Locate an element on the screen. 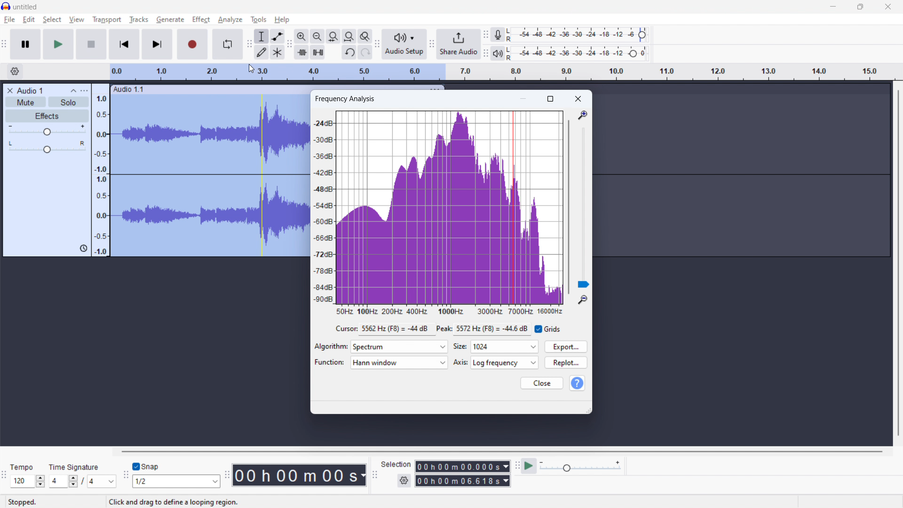 The width and height of the screenshot is (903, 508). timeline settings is located at coordinates (15, 71).